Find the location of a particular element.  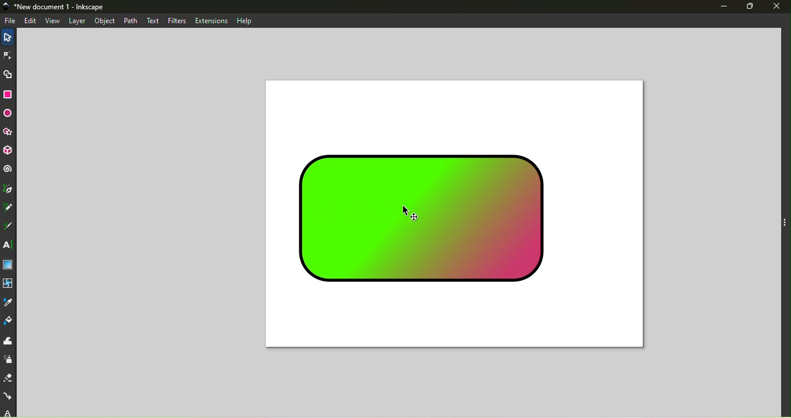

Shape builder tool is located at coordinates (8, 74).